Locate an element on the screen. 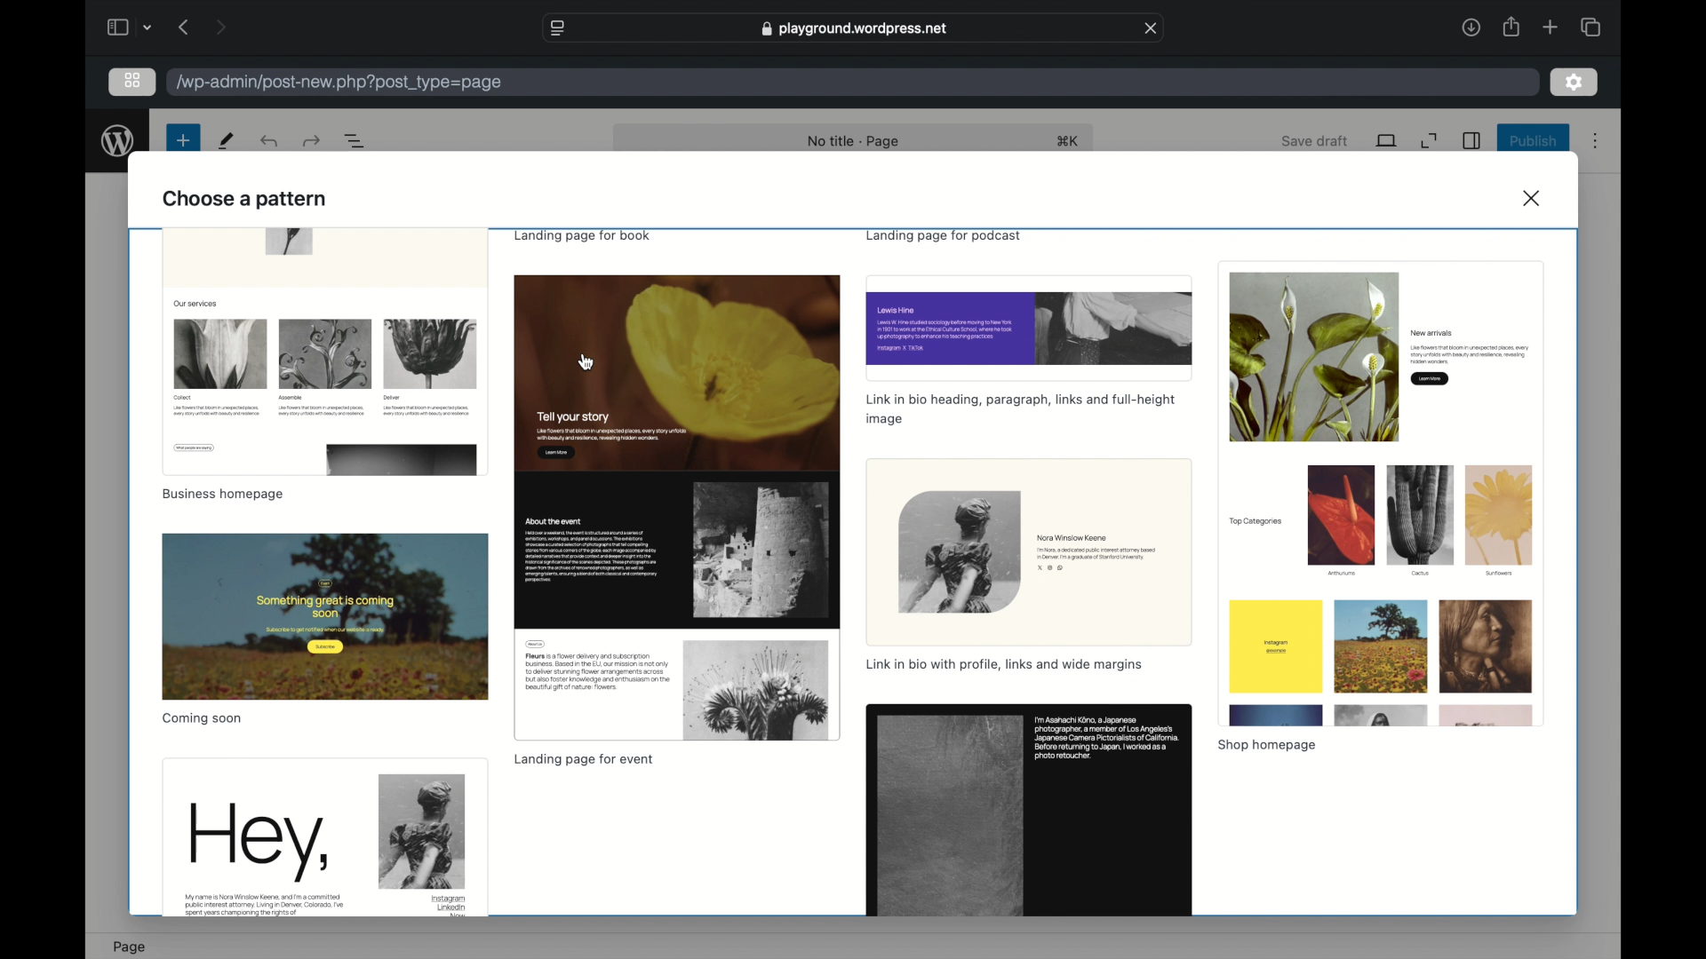  share is located at coordinates (1509, 26).